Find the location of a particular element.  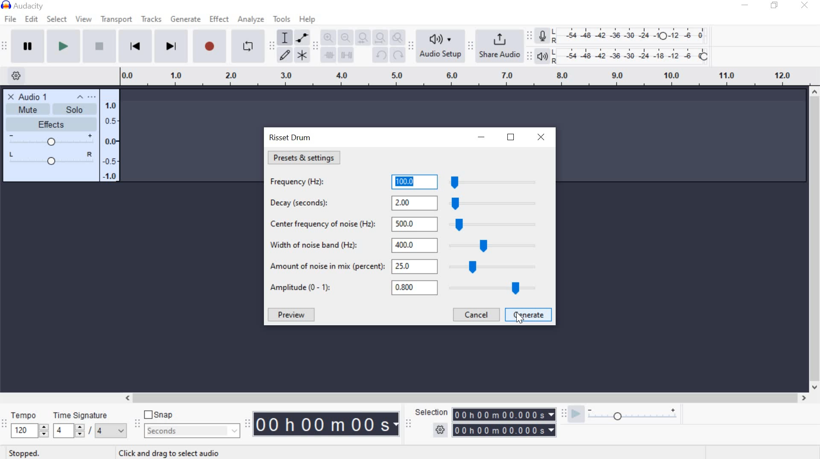

Record Meter is located at coordinates (543, 37).